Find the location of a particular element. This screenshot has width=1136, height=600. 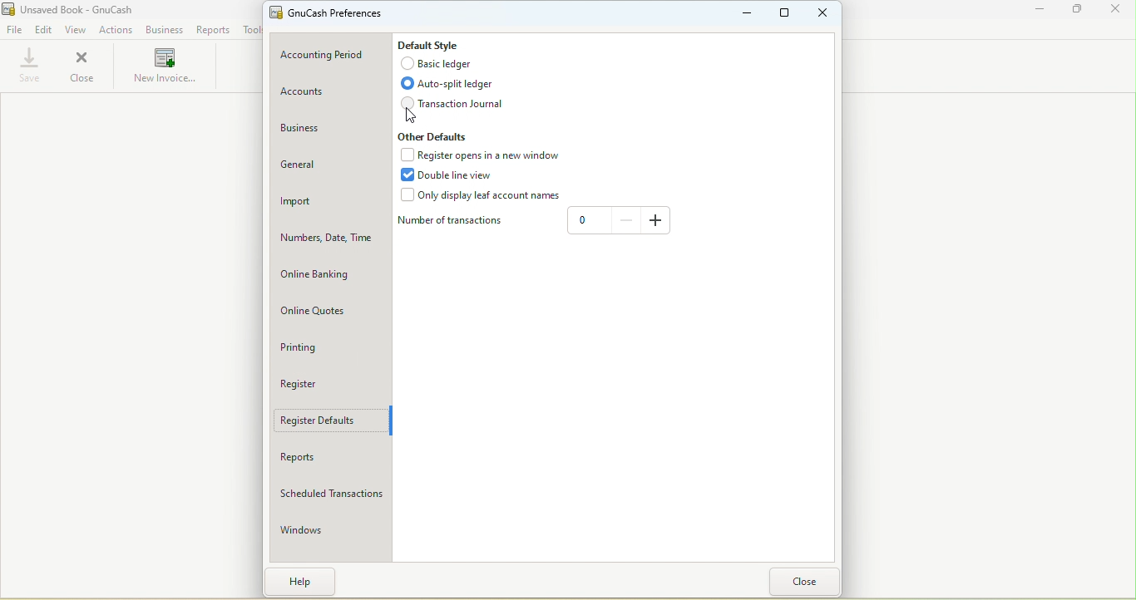

Windows is located at coordinates (332, 530).